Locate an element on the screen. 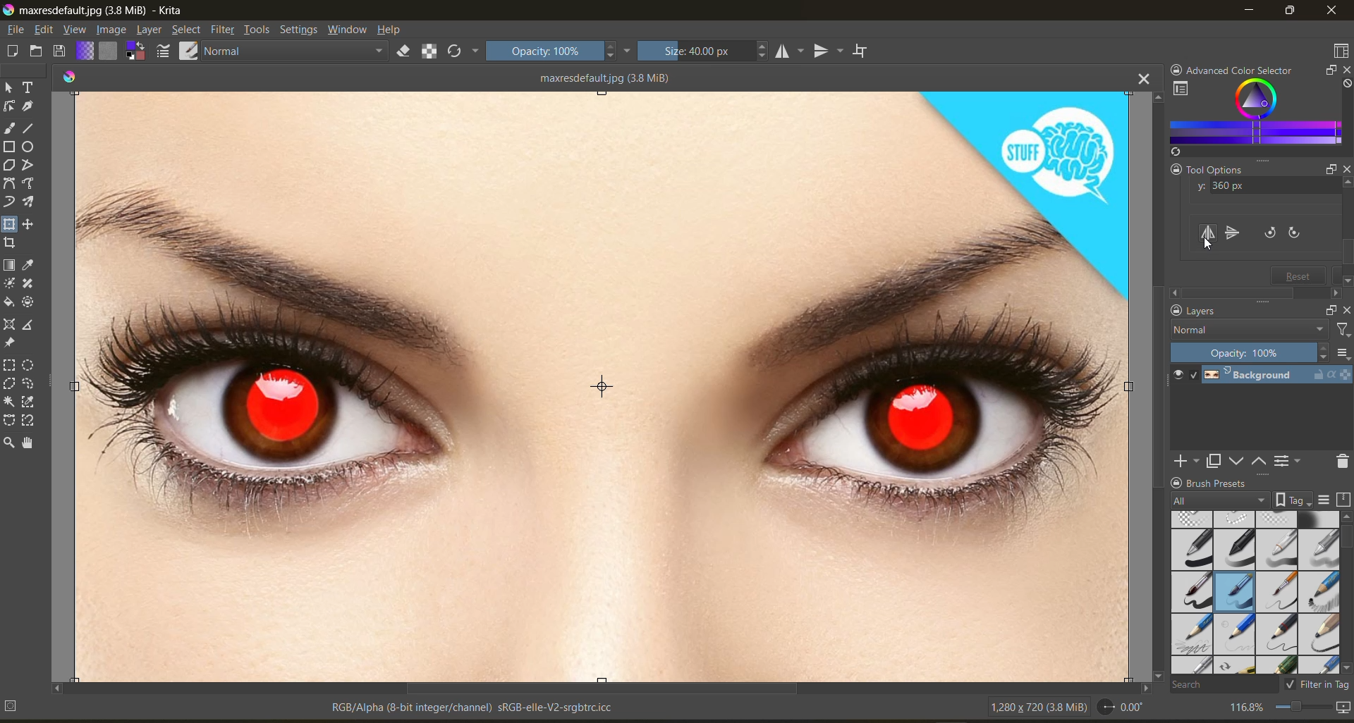 The height and width of the screenshot is (723, 1354). show tag box is located at coordinates (1294, 500).